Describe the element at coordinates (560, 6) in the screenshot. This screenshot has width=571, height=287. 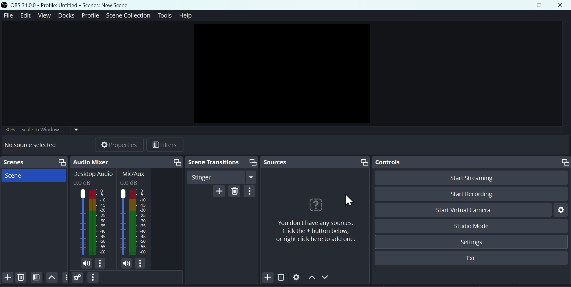
I see `Close` at that location.